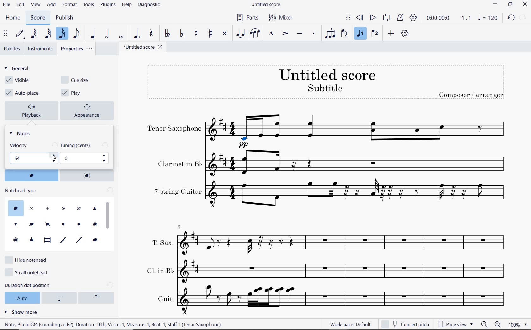 This screenshot has width=531, height=330. What do you see at coordinates (53, 158) in the screenshot?
I see `cursor` at bounding box center [53, 158].